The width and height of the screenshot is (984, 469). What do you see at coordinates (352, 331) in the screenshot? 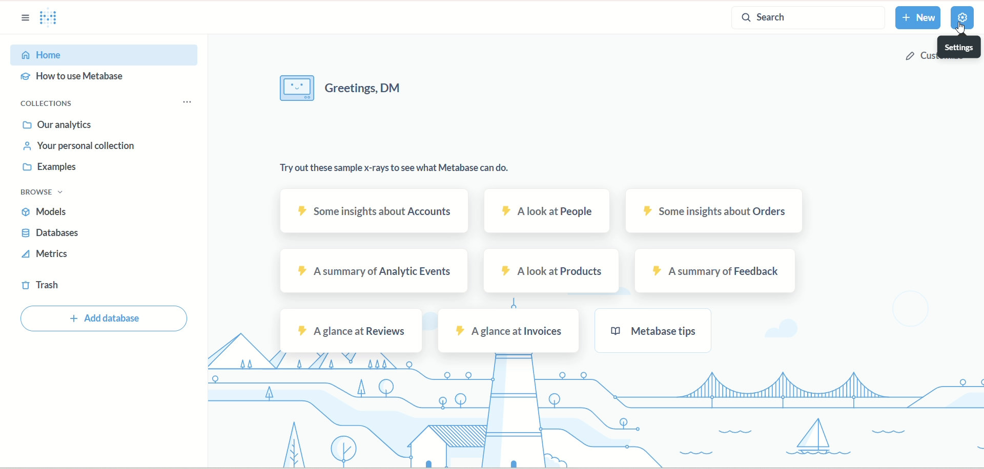
I see `A glance at reviews` at bounding box center [352, 331].